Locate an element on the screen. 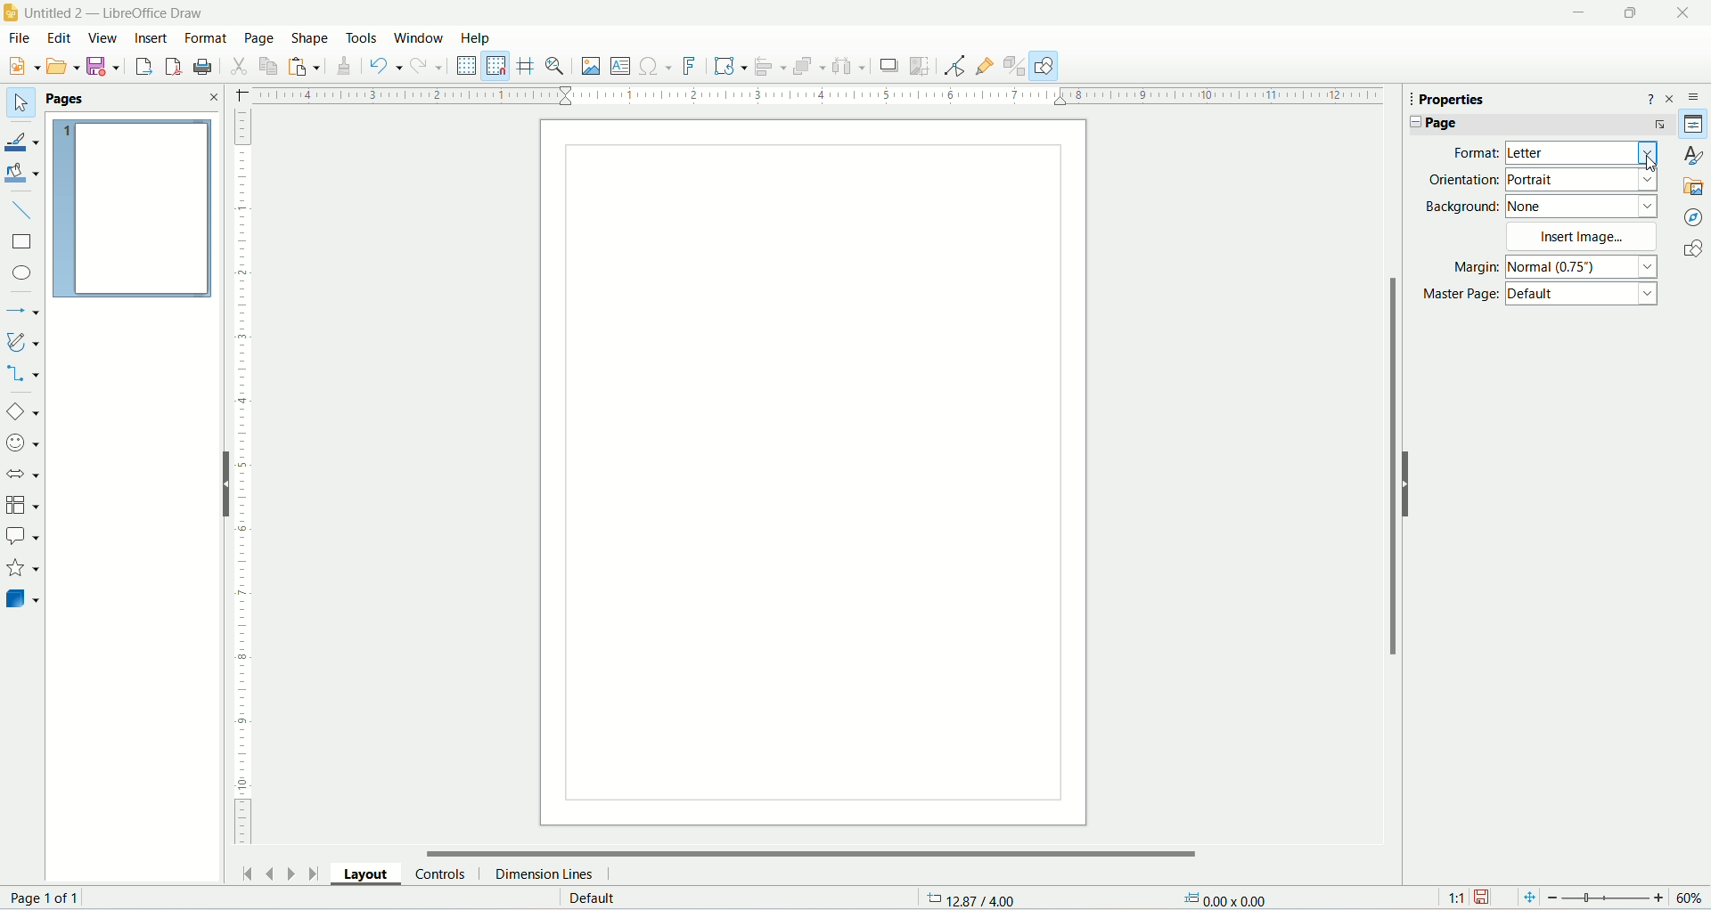  close is located at coordinates (1683, 14).